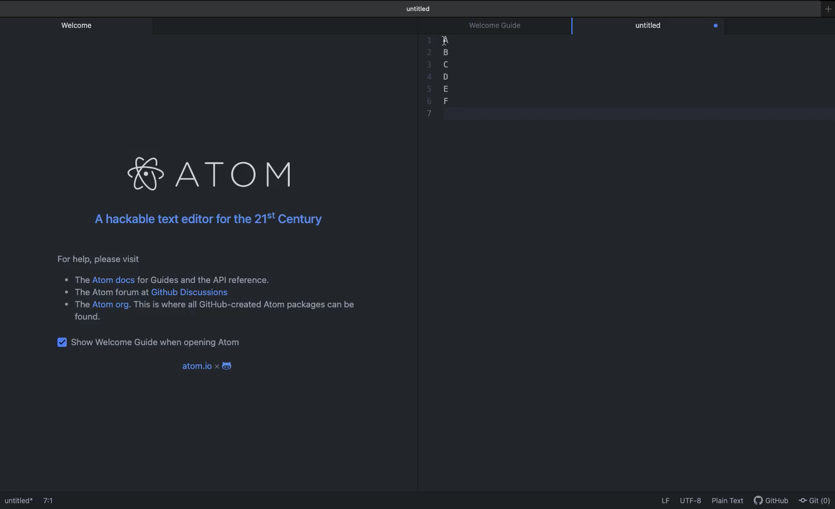 The height and width of the screenshot is (509, 835). Describe the element at coordinates (445, 88) in the screenshot. I see `e` at that location.